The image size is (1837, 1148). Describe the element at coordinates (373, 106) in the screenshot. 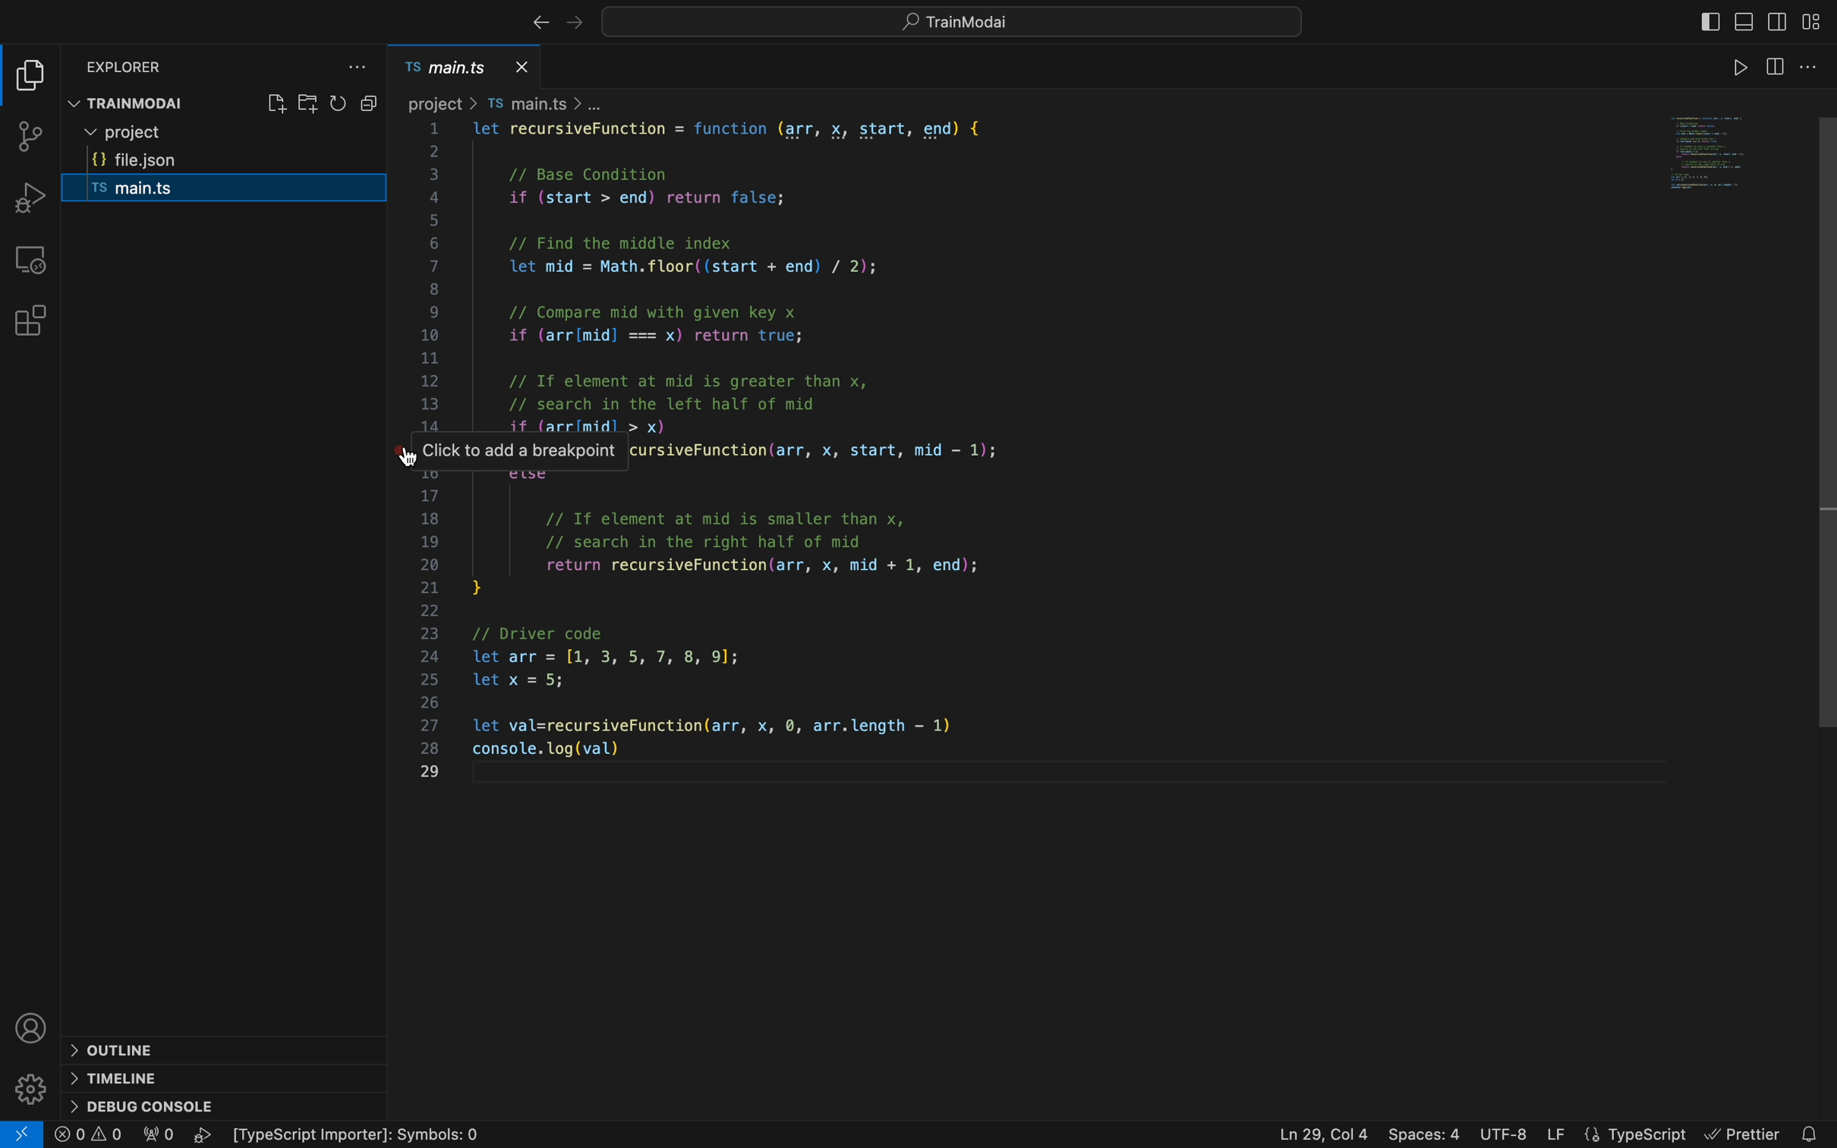

I see `copy` at that location.